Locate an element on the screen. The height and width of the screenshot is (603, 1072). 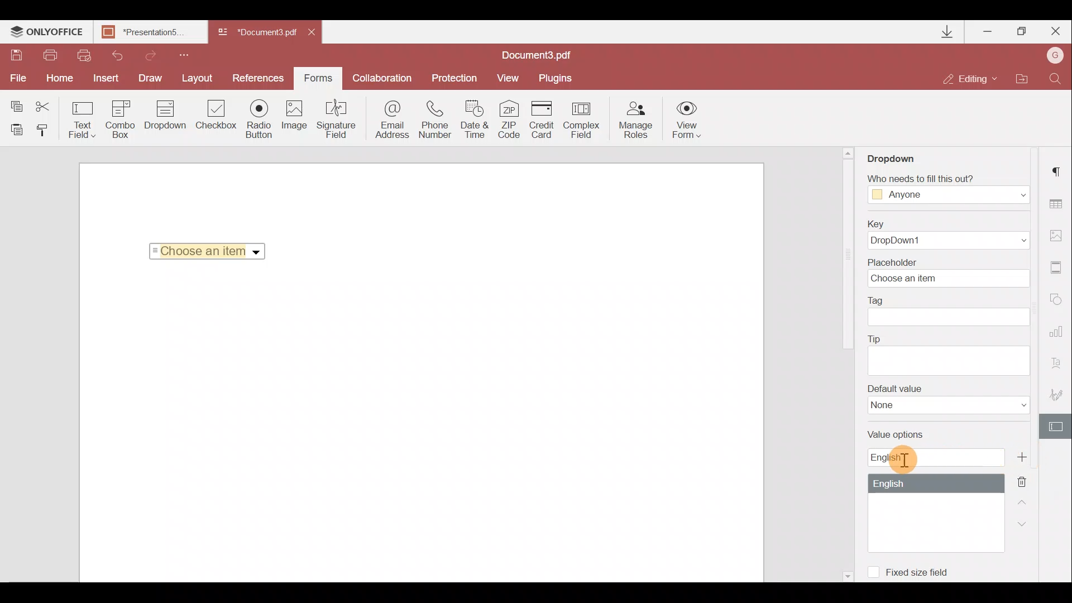
Copy style is located at coordinates (46, 130).